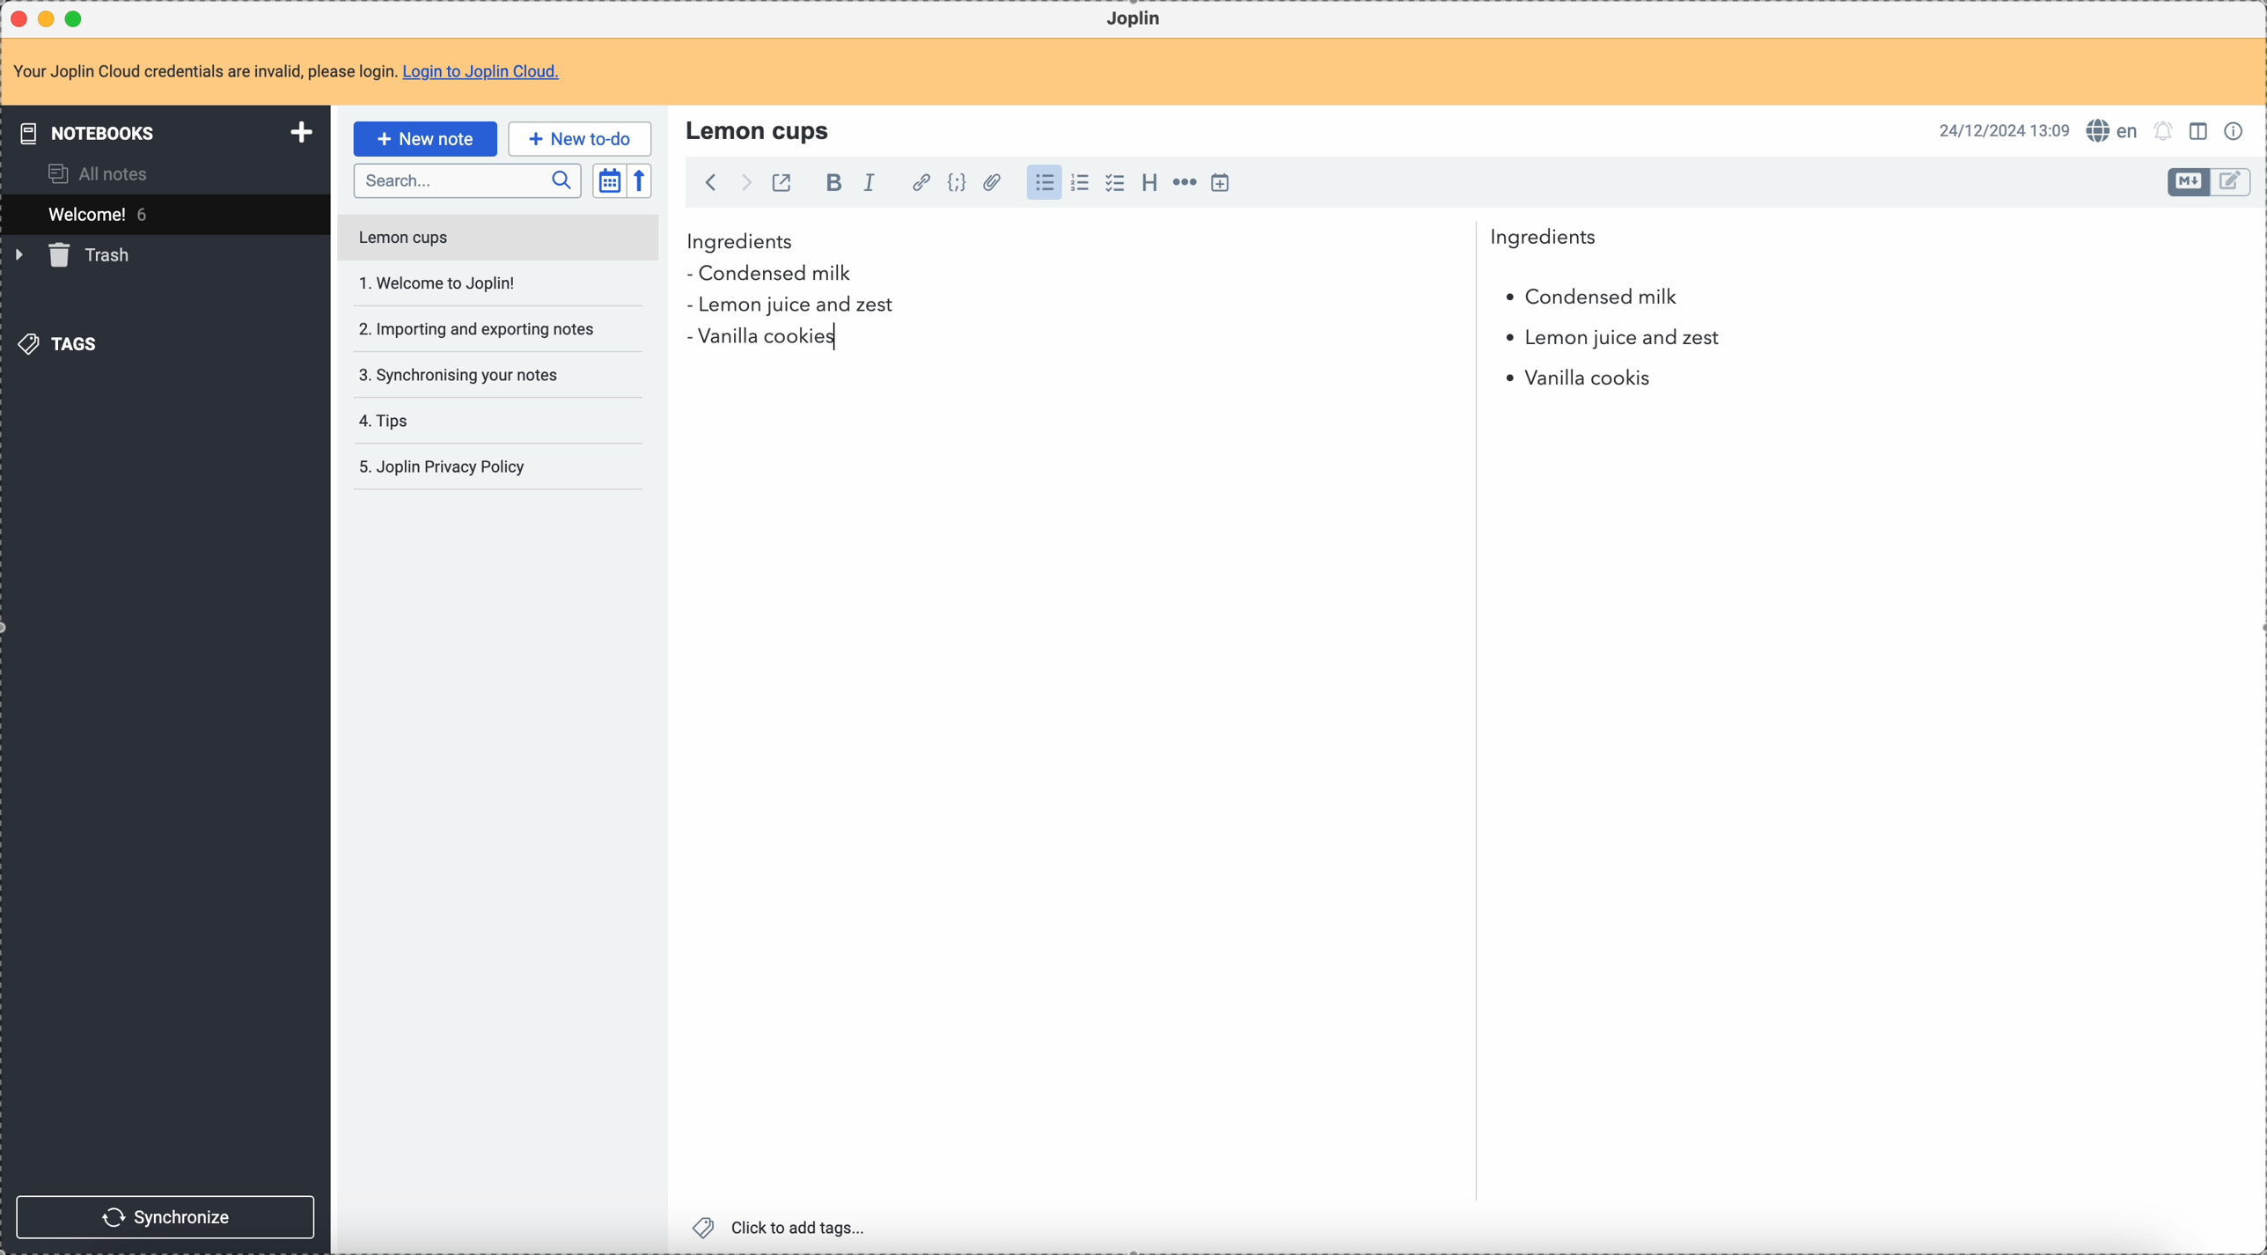 Image resolution: width=2267 pixels, height=1255 pixels. Describe the element at coordinates (1042, 183) in the screenshot. I see `bulleted list` at that location.